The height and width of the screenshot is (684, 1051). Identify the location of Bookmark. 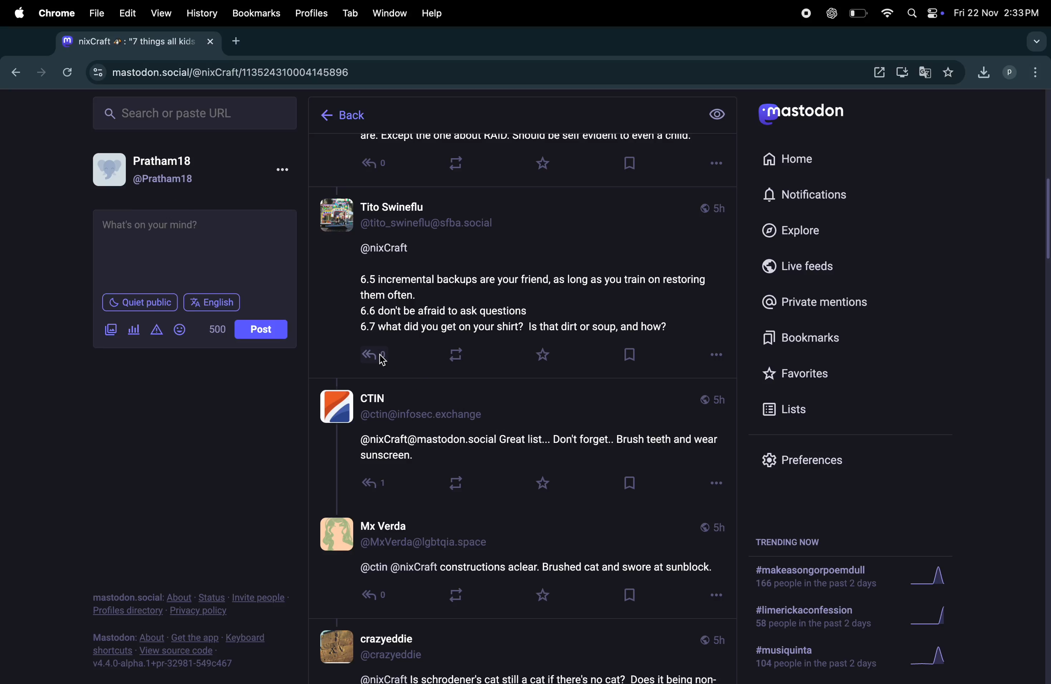
(631, 163).